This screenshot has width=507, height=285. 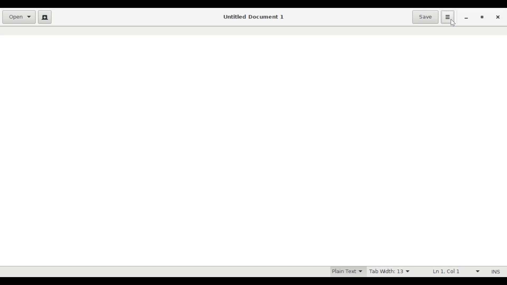 What do you see at coordinates (426, 17) in the screenshot?
I see `Save` at bounding box center [426, 17].